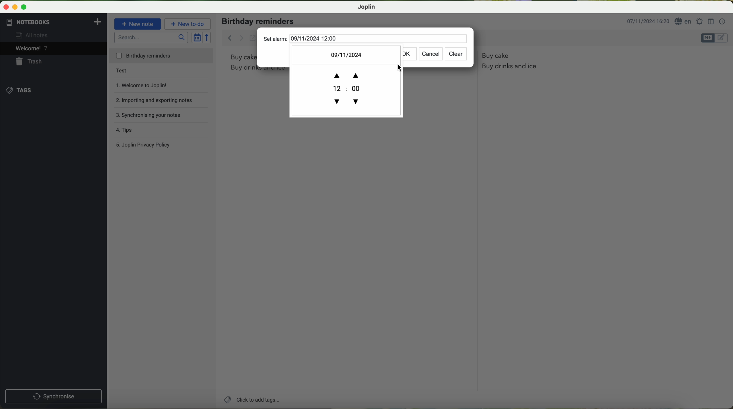 This screenshot has height=409, width=733. Describe the element at coordinates (723, 22) in the screenshot. I see `note properties` at that location.